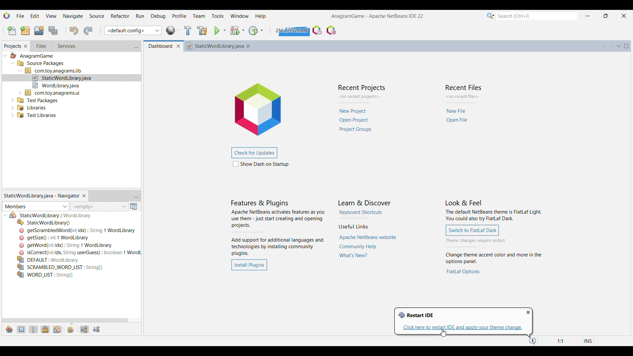 Image resolution: width=633 pixels, height=356 pixels. What do you see at coordinates (35, 15) in the screenshot?
I see `Edit menu` at bounding box center [35, 15].